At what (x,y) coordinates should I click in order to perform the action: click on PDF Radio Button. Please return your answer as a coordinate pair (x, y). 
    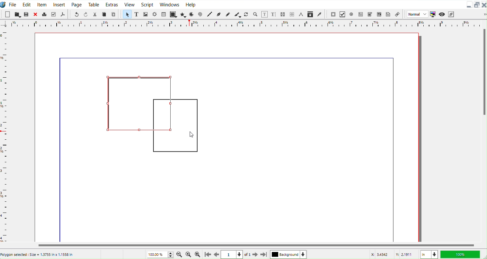
    Looking at the image, I should click on (351, 14).